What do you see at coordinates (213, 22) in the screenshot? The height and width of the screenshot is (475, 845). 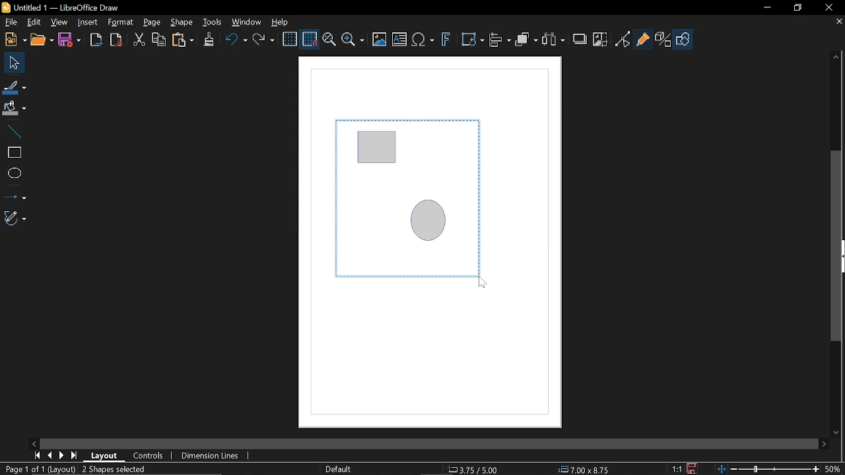 I see `Tools` at bounding box center [213, 22].